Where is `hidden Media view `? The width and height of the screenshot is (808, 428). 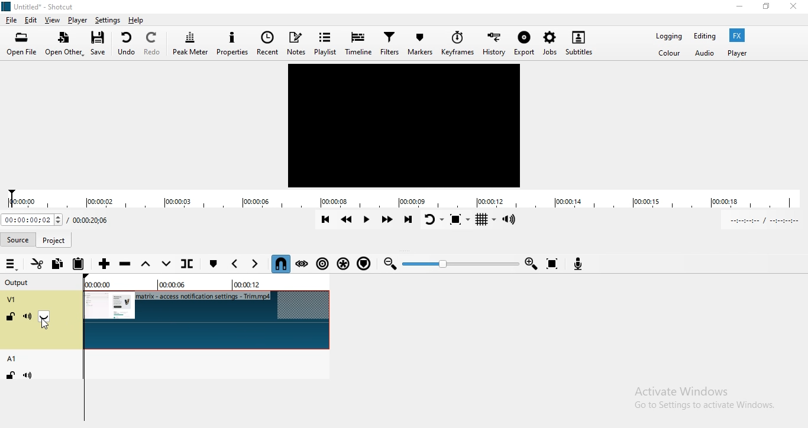
hidden Media view  is located at coordinates (406, 126).